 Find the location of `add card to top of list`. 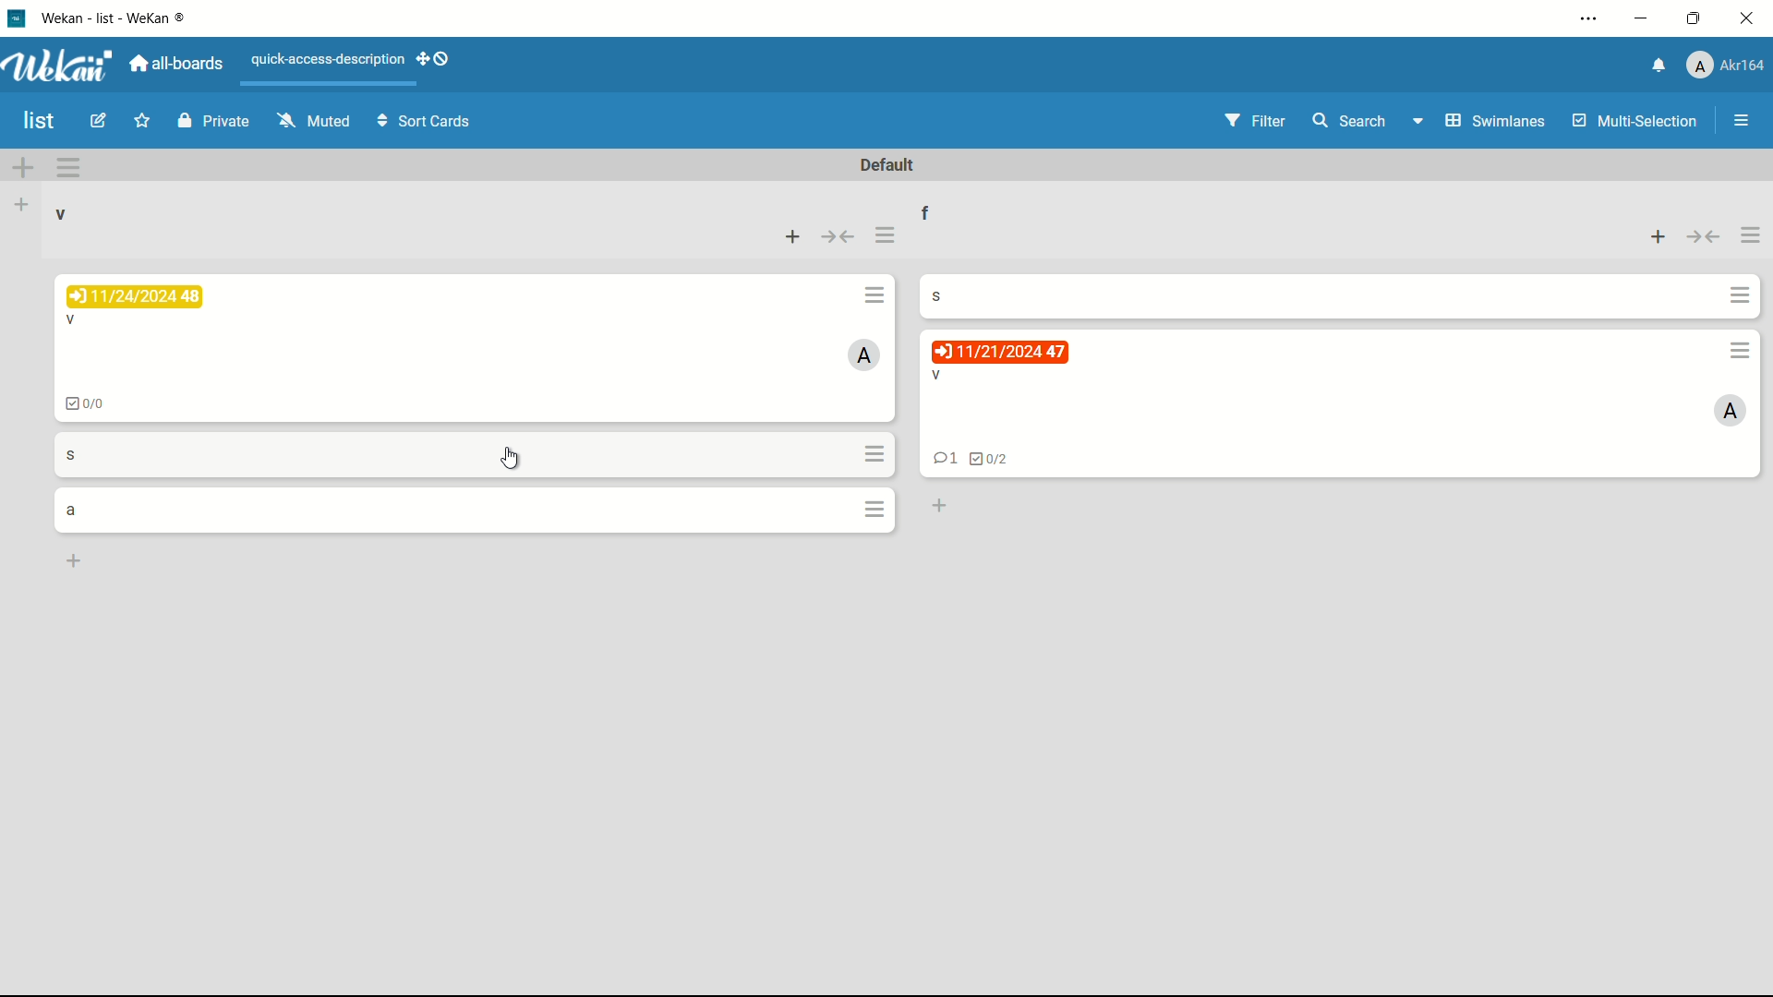

add card to top of list is located at coordinates (794, 237).